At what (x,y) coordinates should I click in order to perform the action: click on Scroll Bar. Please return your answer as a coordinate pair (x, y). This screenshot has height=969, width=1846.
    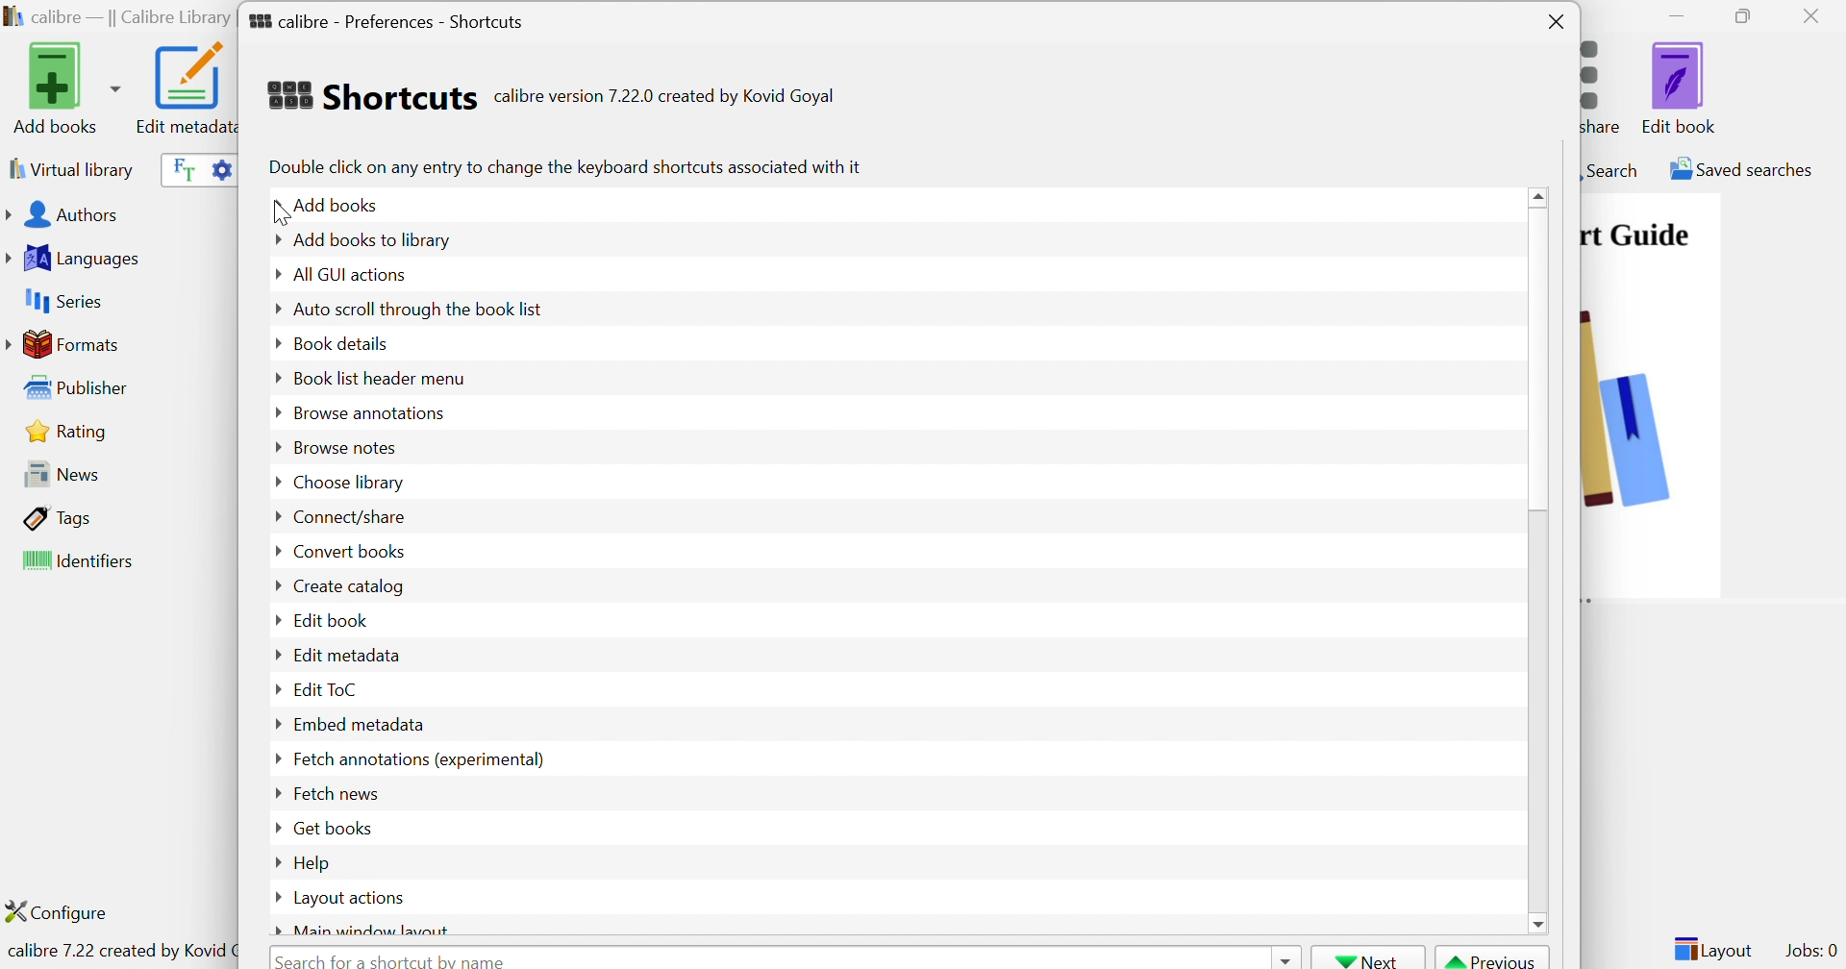
    Looking at the image, I should click on (1540, 360).